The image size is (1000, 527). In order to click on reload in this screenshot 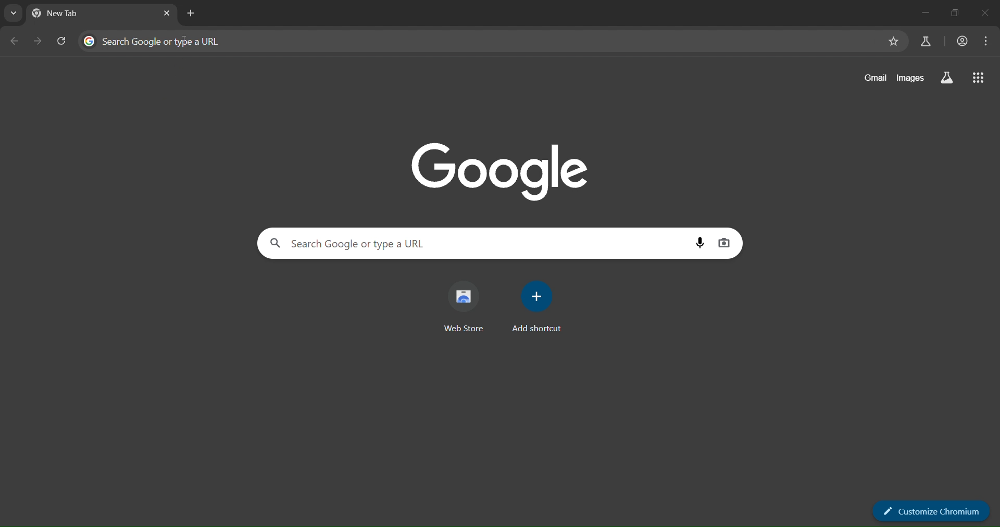, I will do `click(62, 40)`.